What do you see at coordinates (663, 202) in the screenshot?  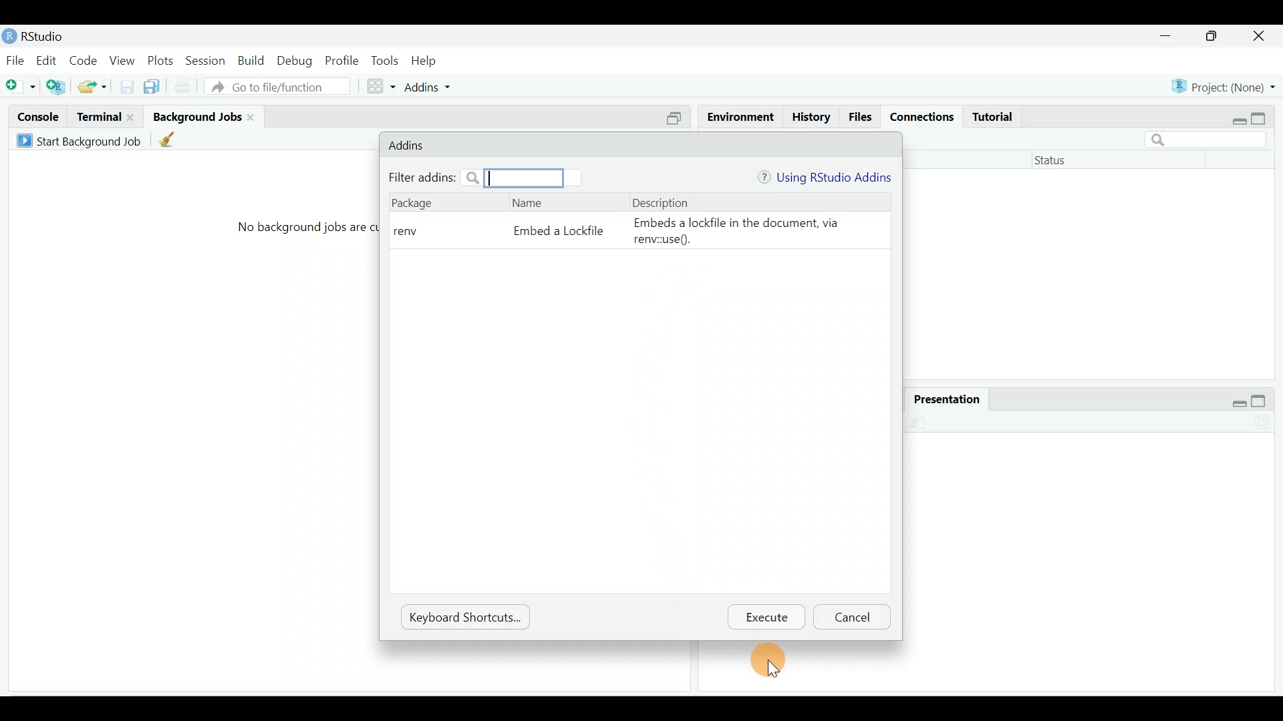 I see `Description` at bounding box center [663, 202].